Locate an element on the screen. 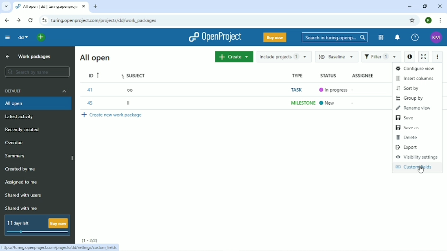  Created by me is located at coordinates (22, 169).